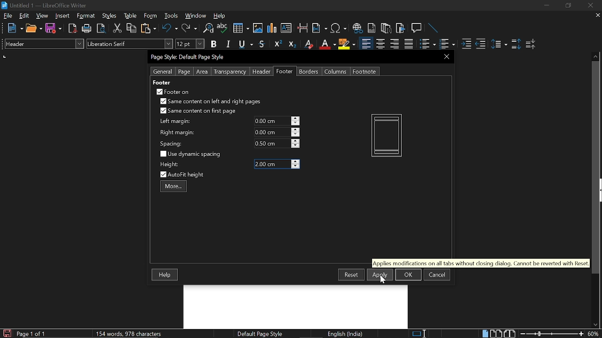 This screenshot has width=602, height=338. What do you see at coordinates (380, 44) in the screenshot?
I see `Center` at bounding box center [380, 44].